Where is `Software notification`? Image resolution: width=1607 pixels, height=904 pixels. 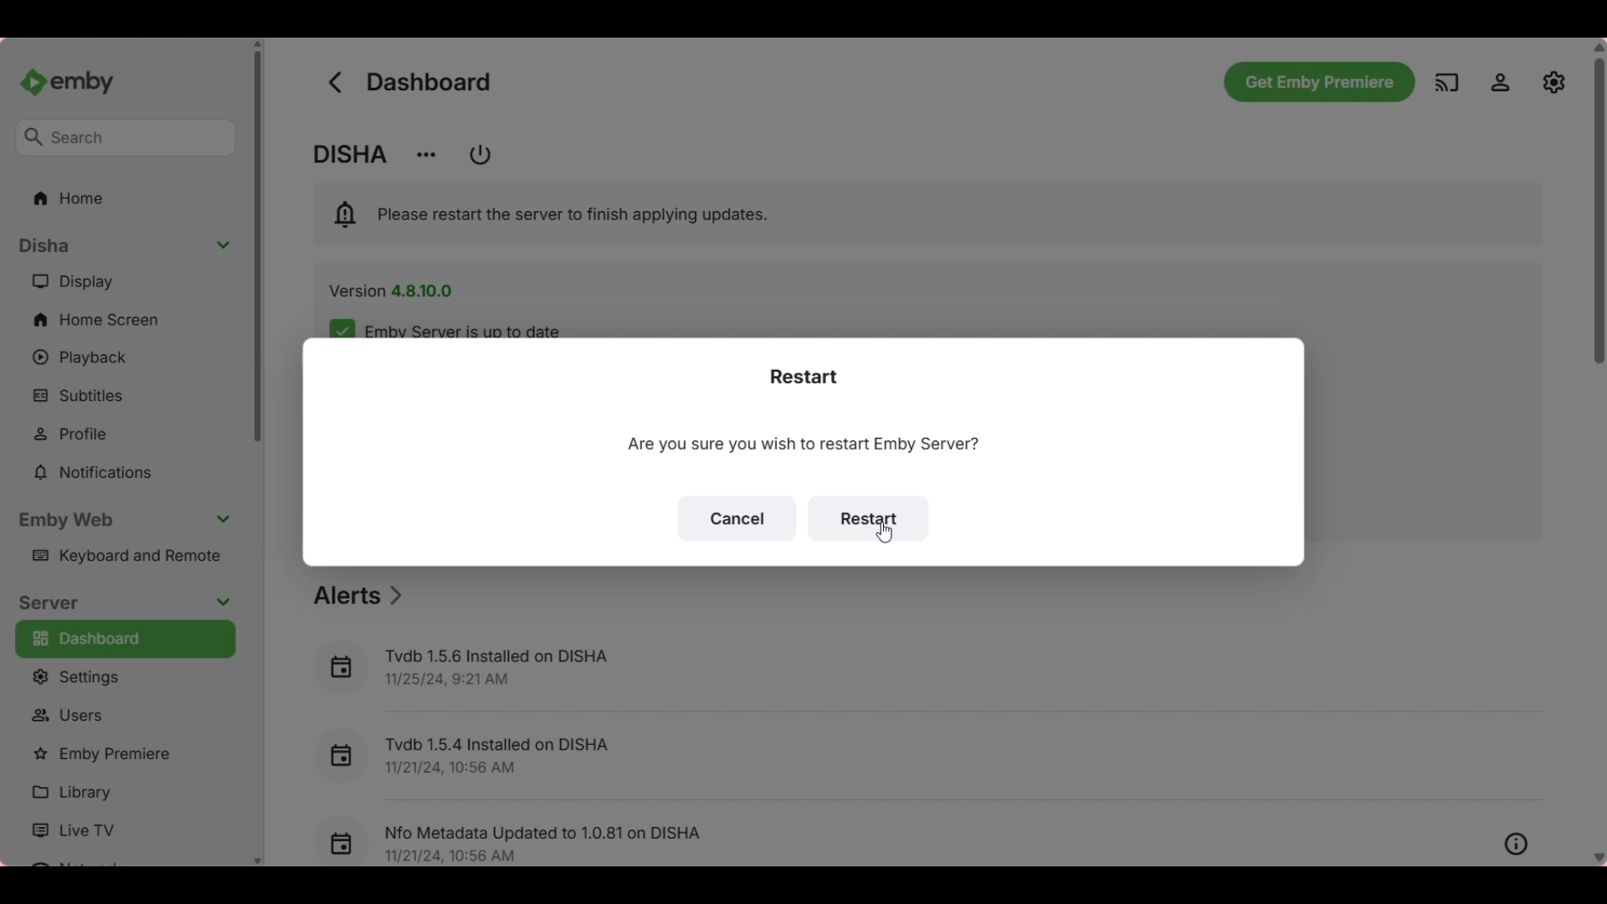 Software notification is located at coordinates (548, 214).